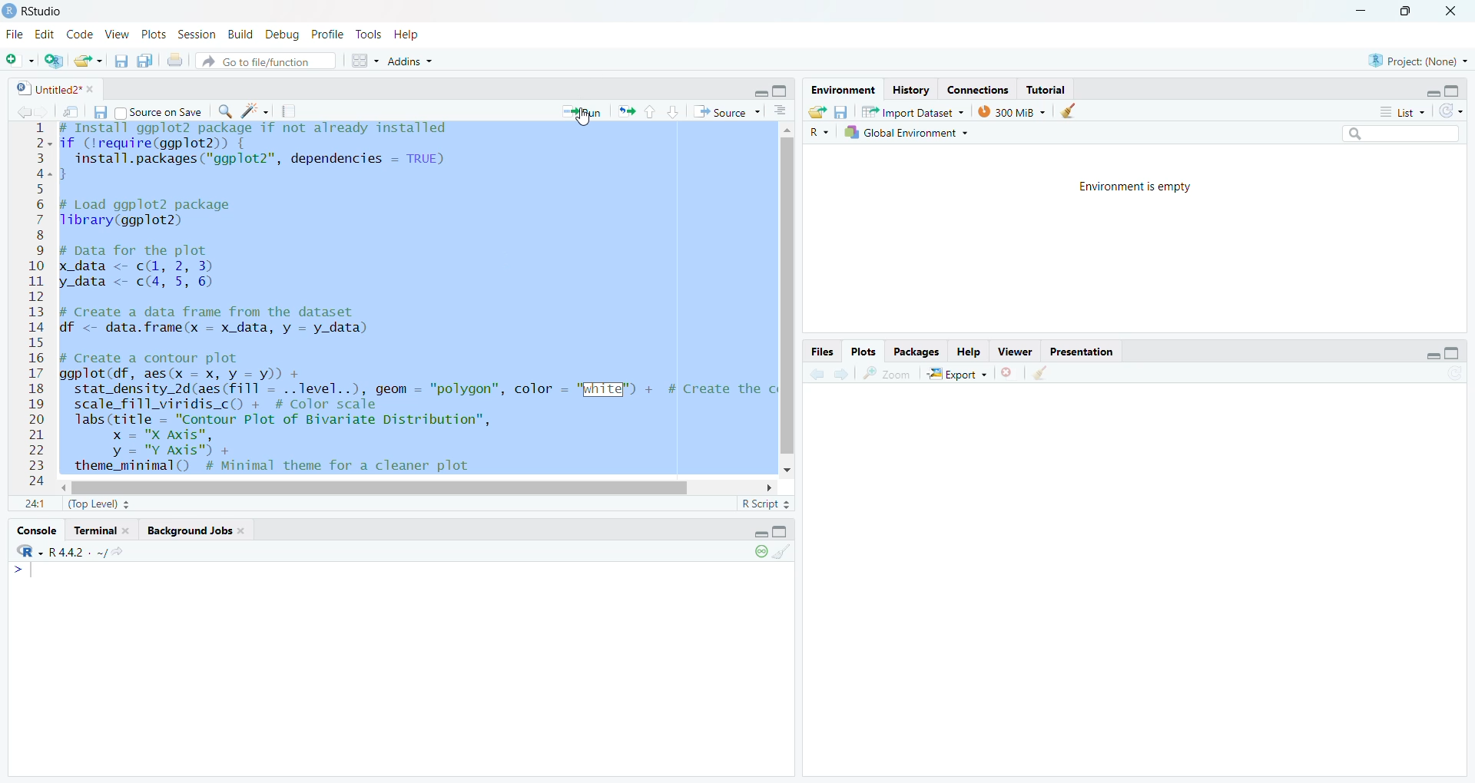 The height and width of the screenshot is (783, 1475). I want to click on save current document, so click(121, 61).